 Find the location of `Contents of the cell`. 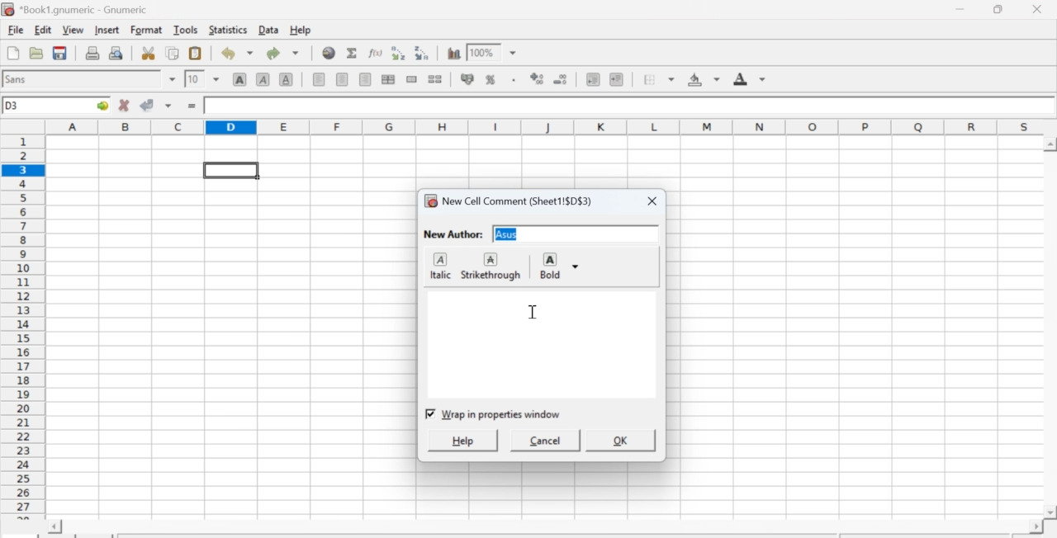

Contents of the cell is located at coordinates (623, 106).